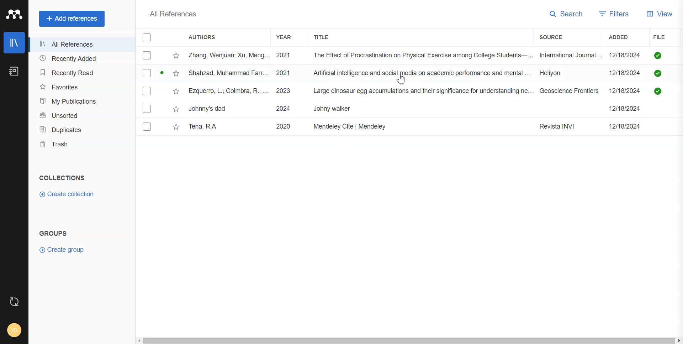  What do you see at coordinates (81, 59) in the screenshot?
I see `Recently Added` at bounding box center [81, 59].